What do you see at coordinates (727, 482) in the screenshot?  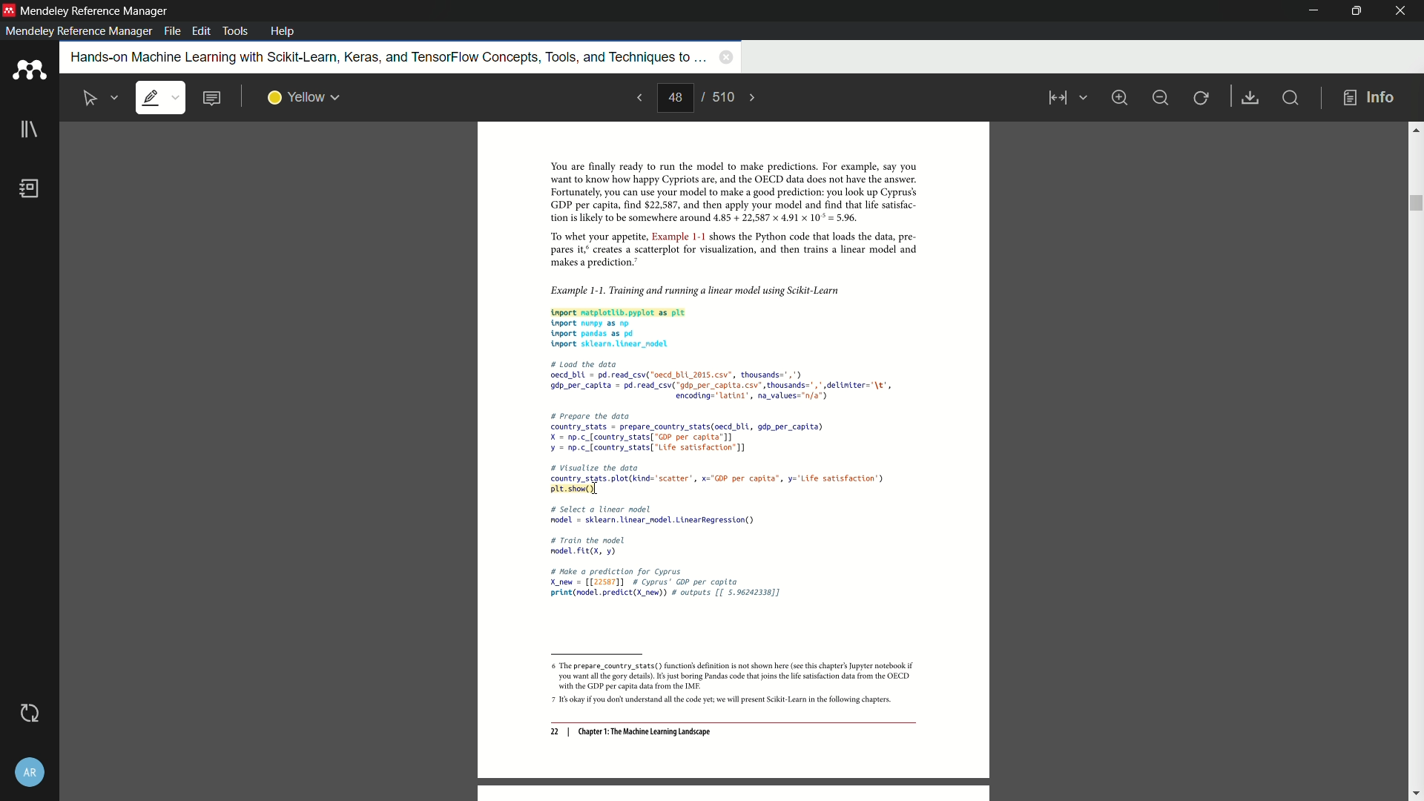 I see `# Load the data

oecd_bUL = pd. read_csv("oecd_bLL 2015.csv”, thousands=",")

9dp_per_captta = pd.read_csv("gdp_per capita. csv’, thousands=",* delintter="\t',
encoding="latini’, na_values="n/a")

# prepare the data

country_stats = prepare_country_stats(aecd bli, gdp_per capita)

X = np.c_[country_stats[ "GOP per captta’]]

¥ = np.c_(country_stats[ "Life satisfaction]

# Visualize the dota

country_stats. plot(kind="scatter, x="G0P per capita”, y='Life satisfaction’)

pt. show()

# select a linear nodel

nodel = sklearn. linear_nodel. LinearRegression()

# Train the model

nodelFLL(X, ¥)

# Nake a prediction for Cyprus

X_new = [[22567]] # Cyprus’ GOP per capita

print(nodel.predict(X new) # outputs [[ 5.96242338]]` at bounding box center [727, 482].